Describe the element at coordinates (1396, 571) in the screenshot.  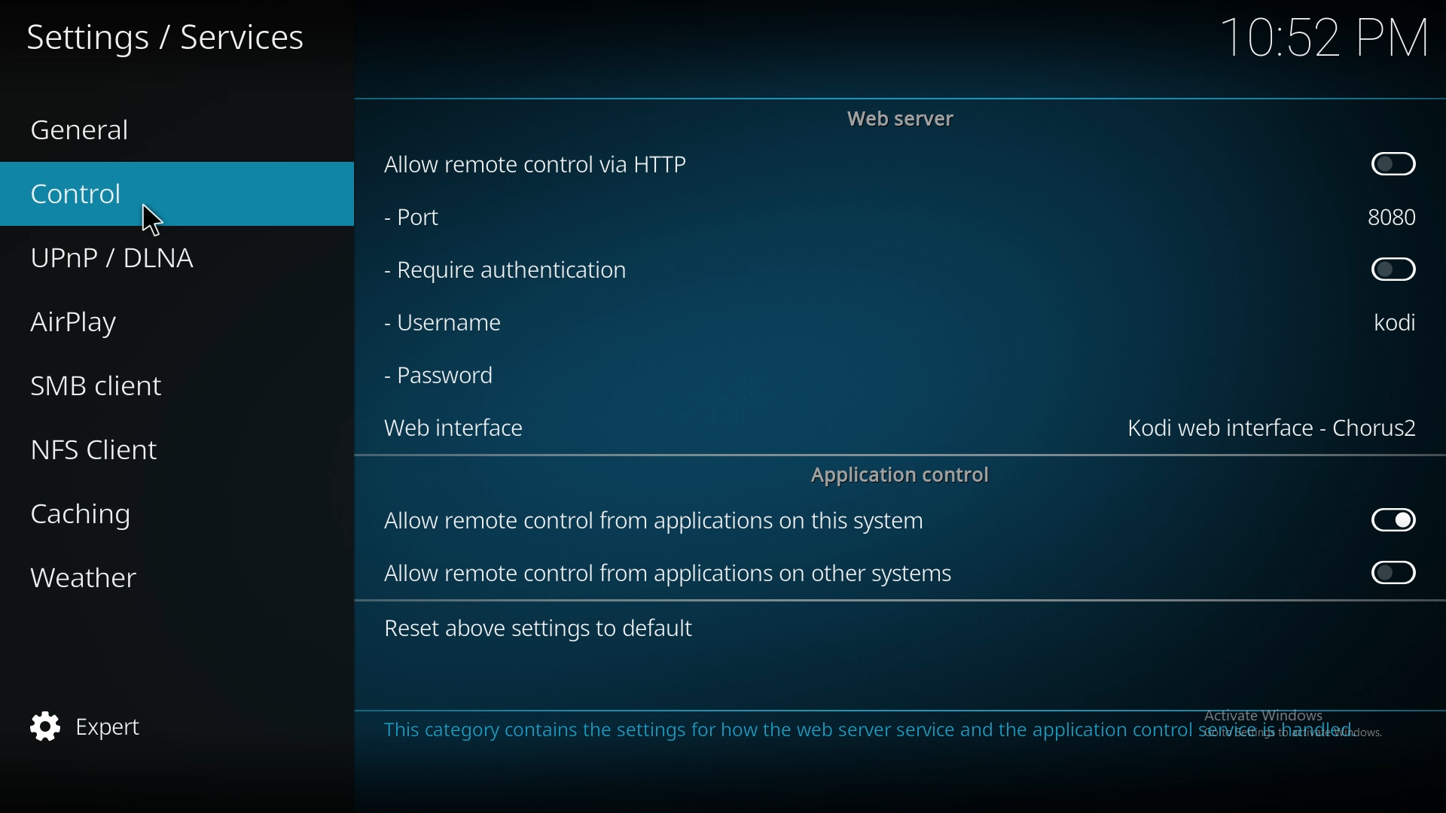
I see `toggle` at that location.